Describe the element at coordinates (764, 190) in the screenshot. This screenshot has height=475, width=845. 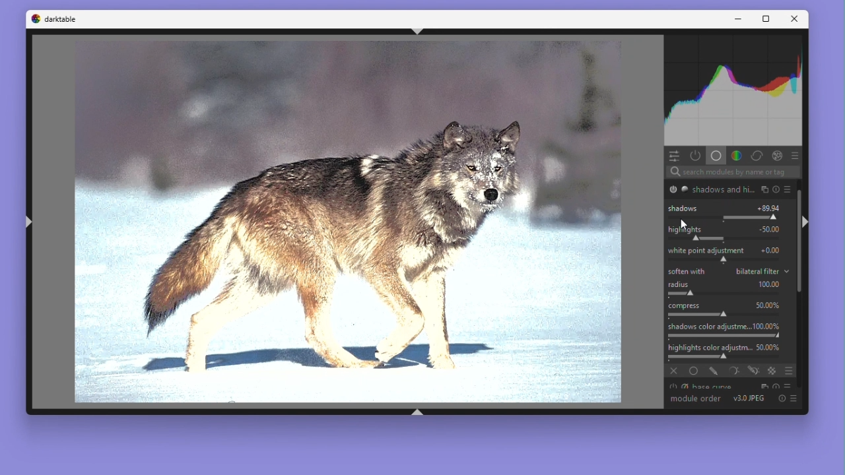
I see `multiple instance actions` at that location.